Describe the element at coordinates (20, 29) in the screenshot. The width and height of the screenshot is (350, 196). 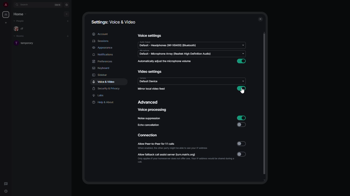
I see `people` at that location.